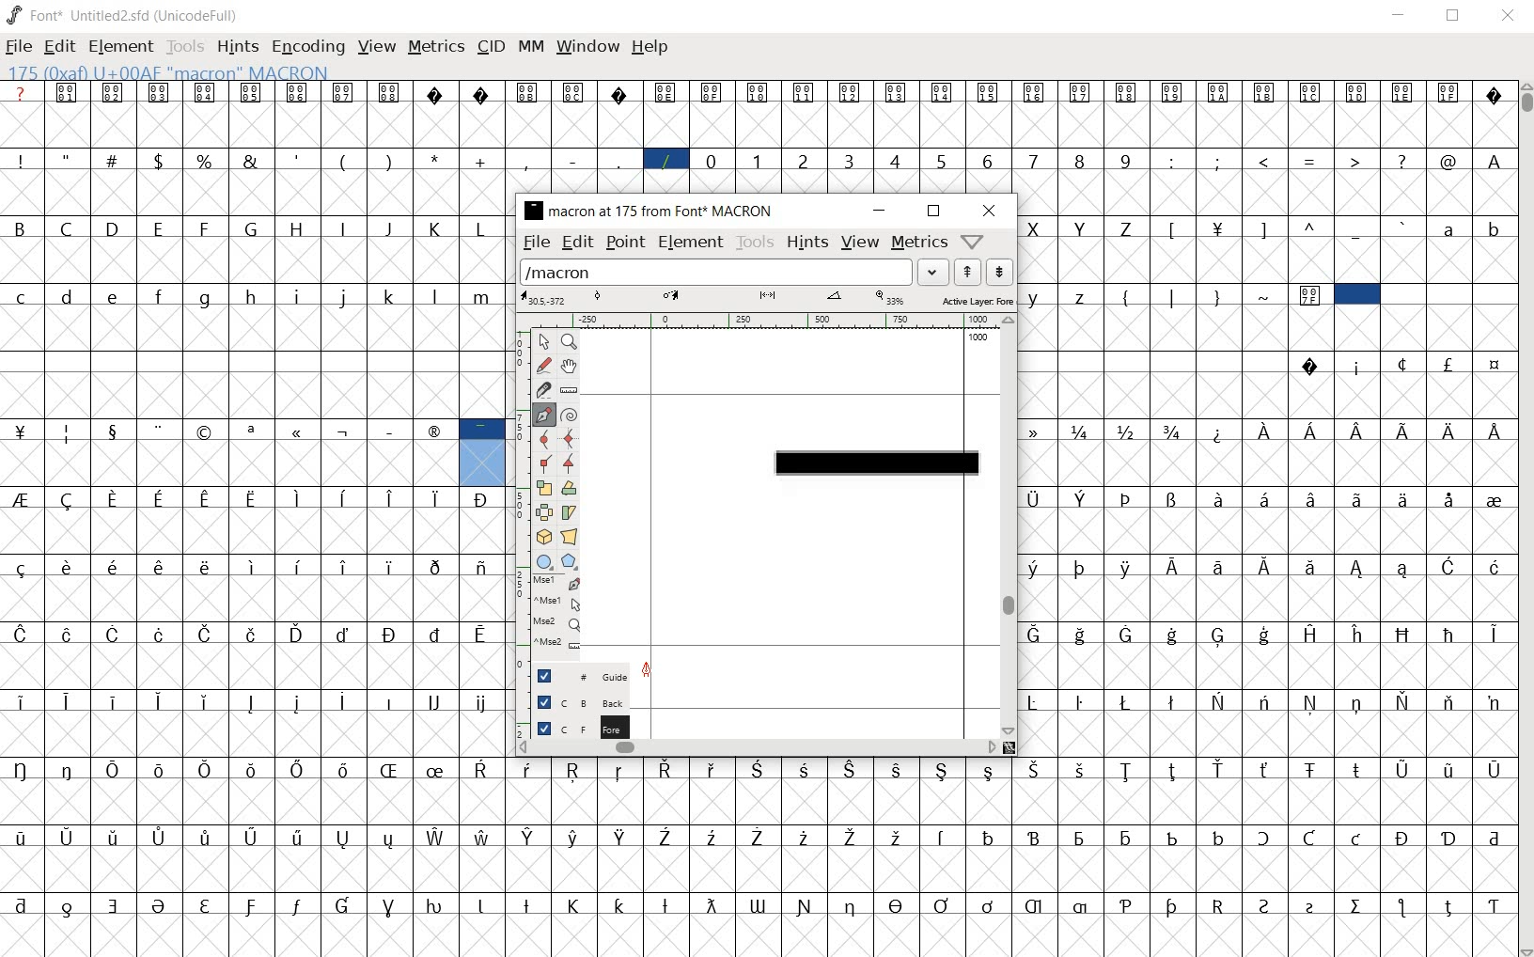 The height and width of the screenshot is (957, 1534). I want to click on Symbol, so click(390, 634).